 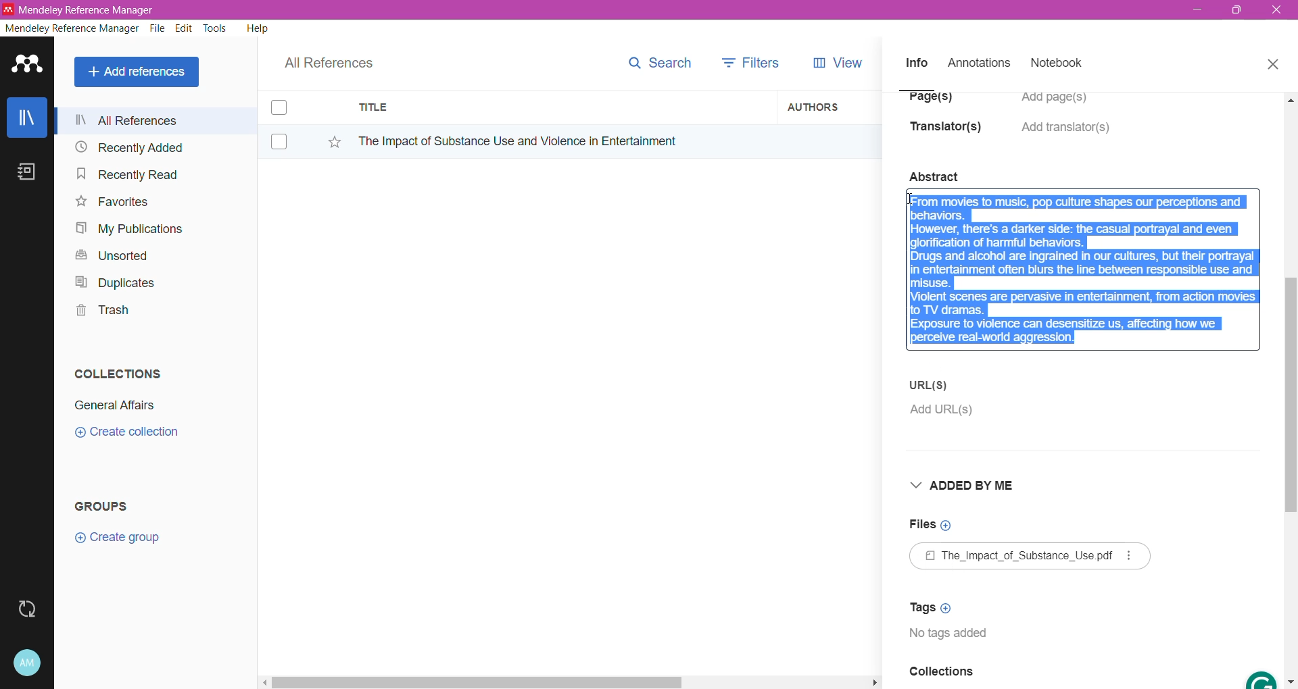 I want to click on Click to Create Group, so click(x=120, y=542).